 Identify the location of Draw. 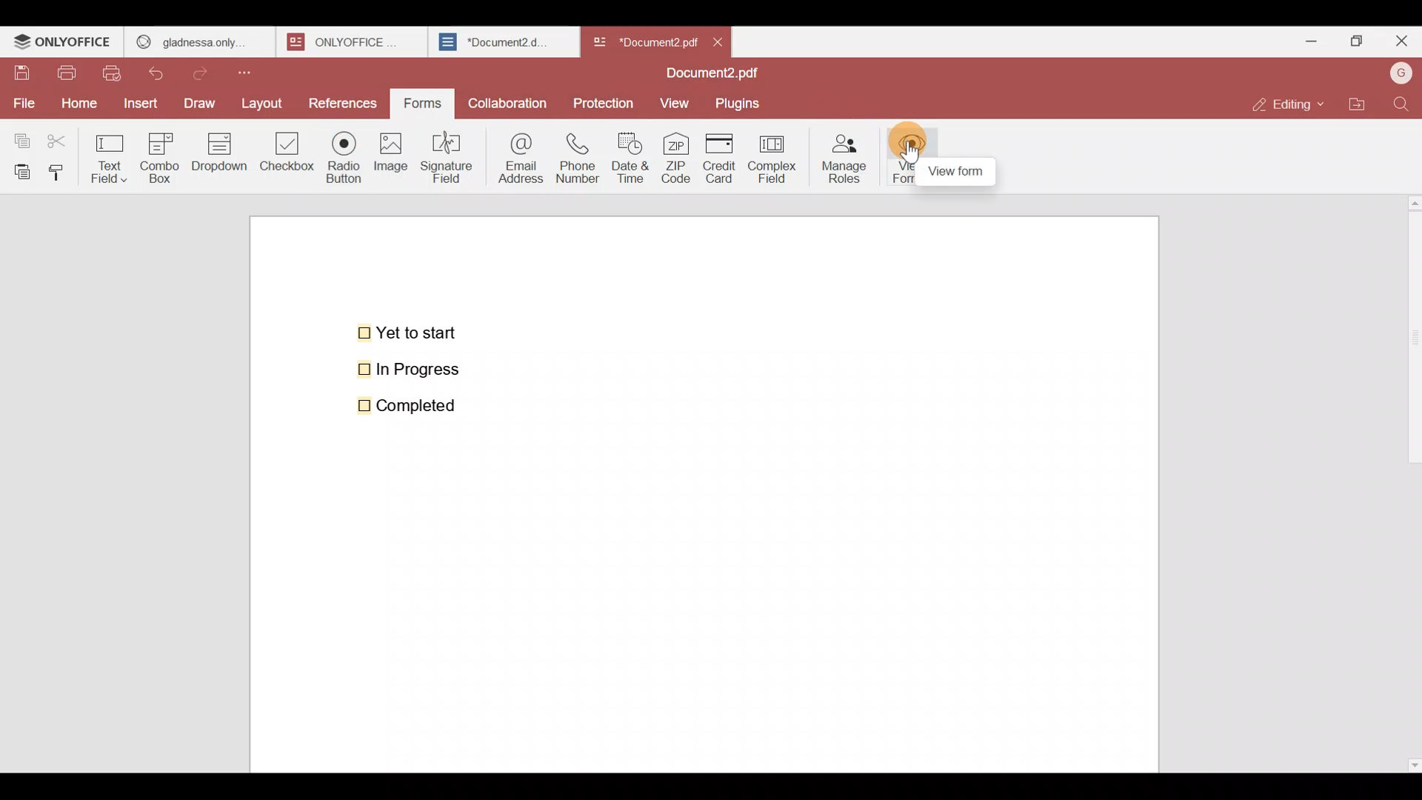
(204, 101).